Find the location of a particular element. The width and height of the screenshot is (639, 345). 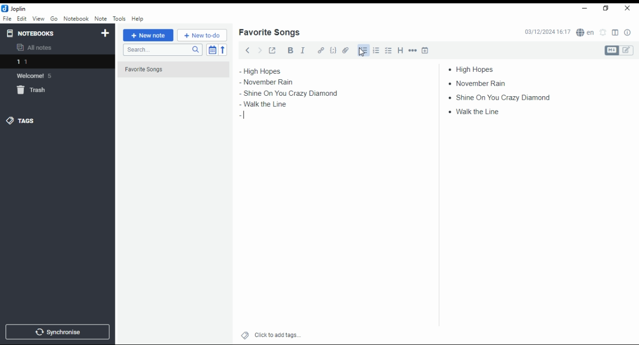

mouse pointer is located at coordinates (362, 52).